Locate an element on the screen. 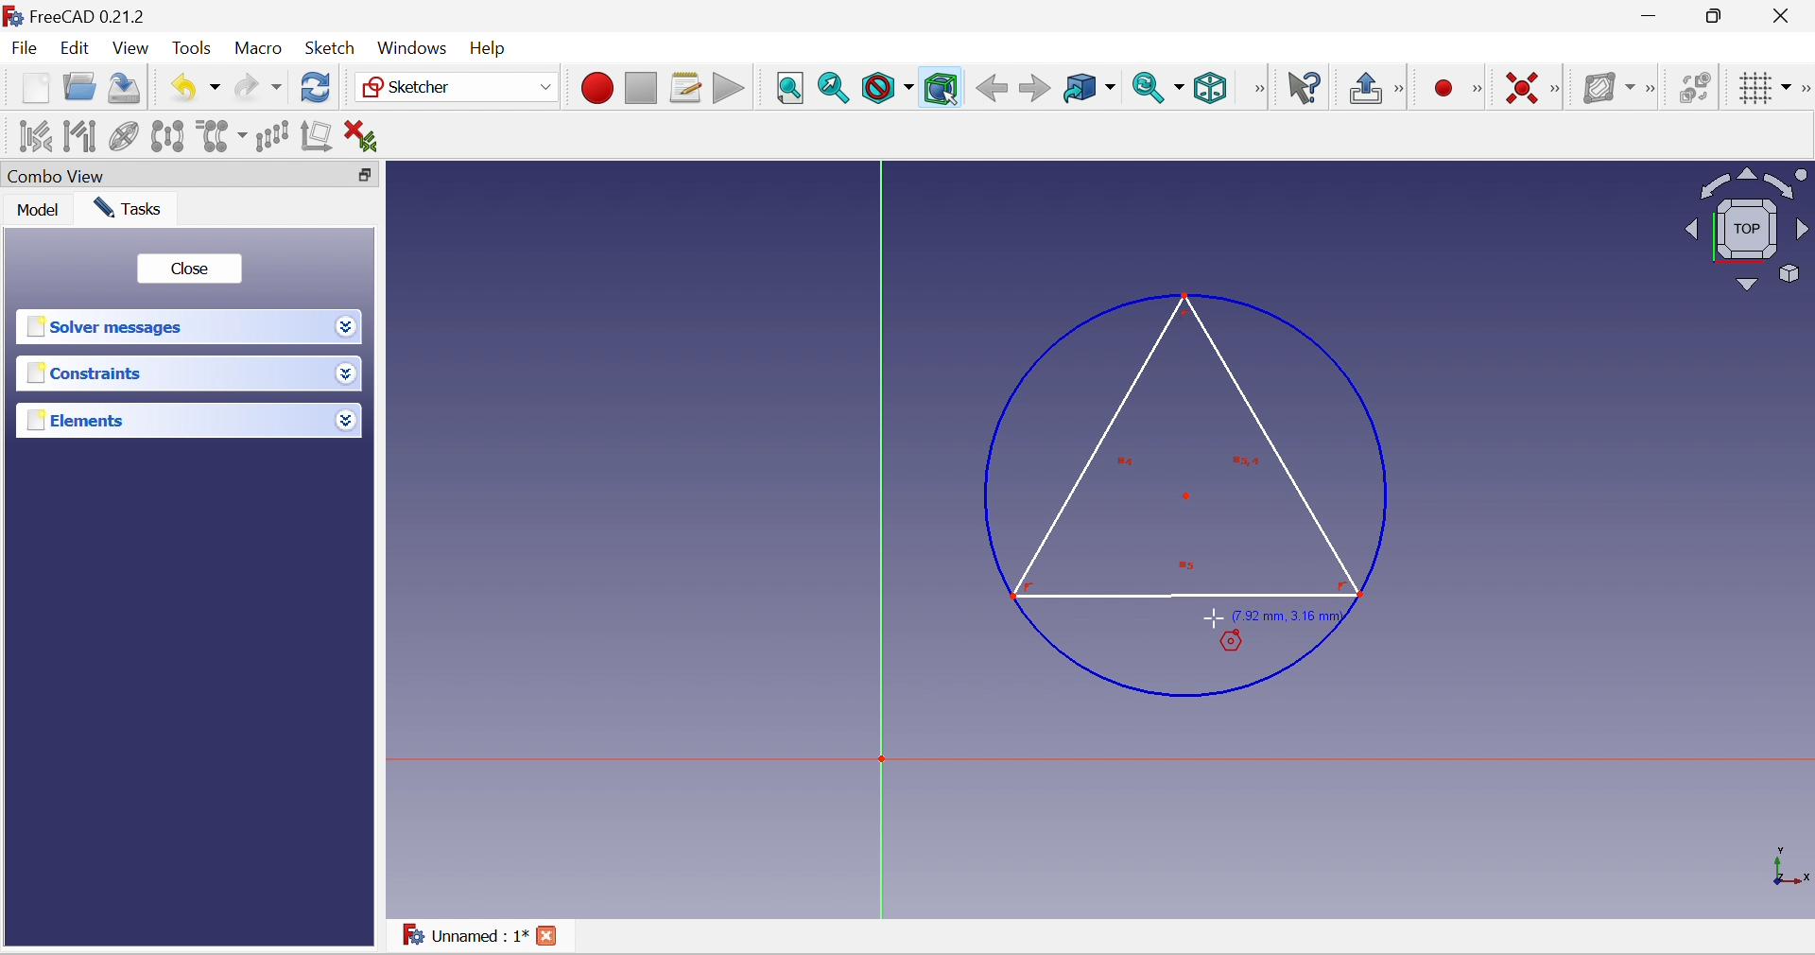 This screenshot has width=1815, height=955. What's this? is located at coordinates (1302, 88).